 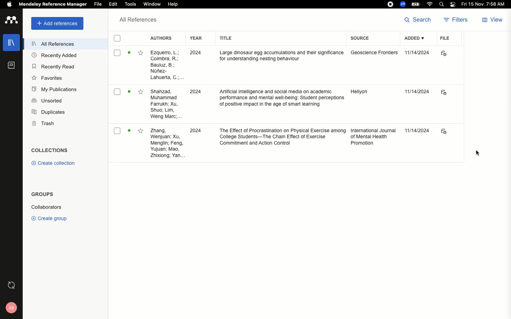 I want to click on nang,
Venjuan; Xu,
tenglin; Feng,
ujuan; Mao,
hixiong; Yan., so click(x=166, y=143).